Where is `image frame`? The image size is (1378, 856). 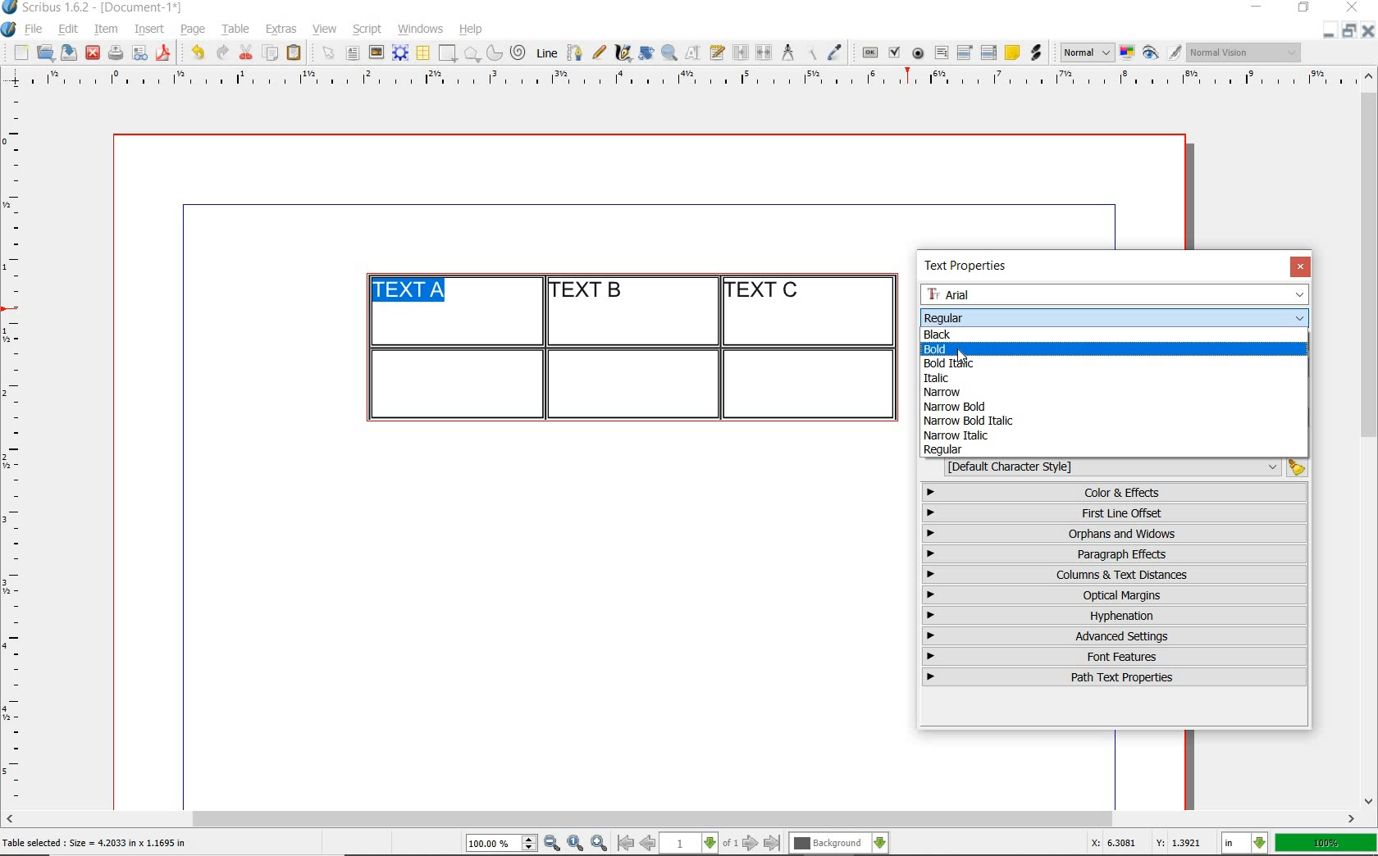 image frame is located at coordinates (377, 52).